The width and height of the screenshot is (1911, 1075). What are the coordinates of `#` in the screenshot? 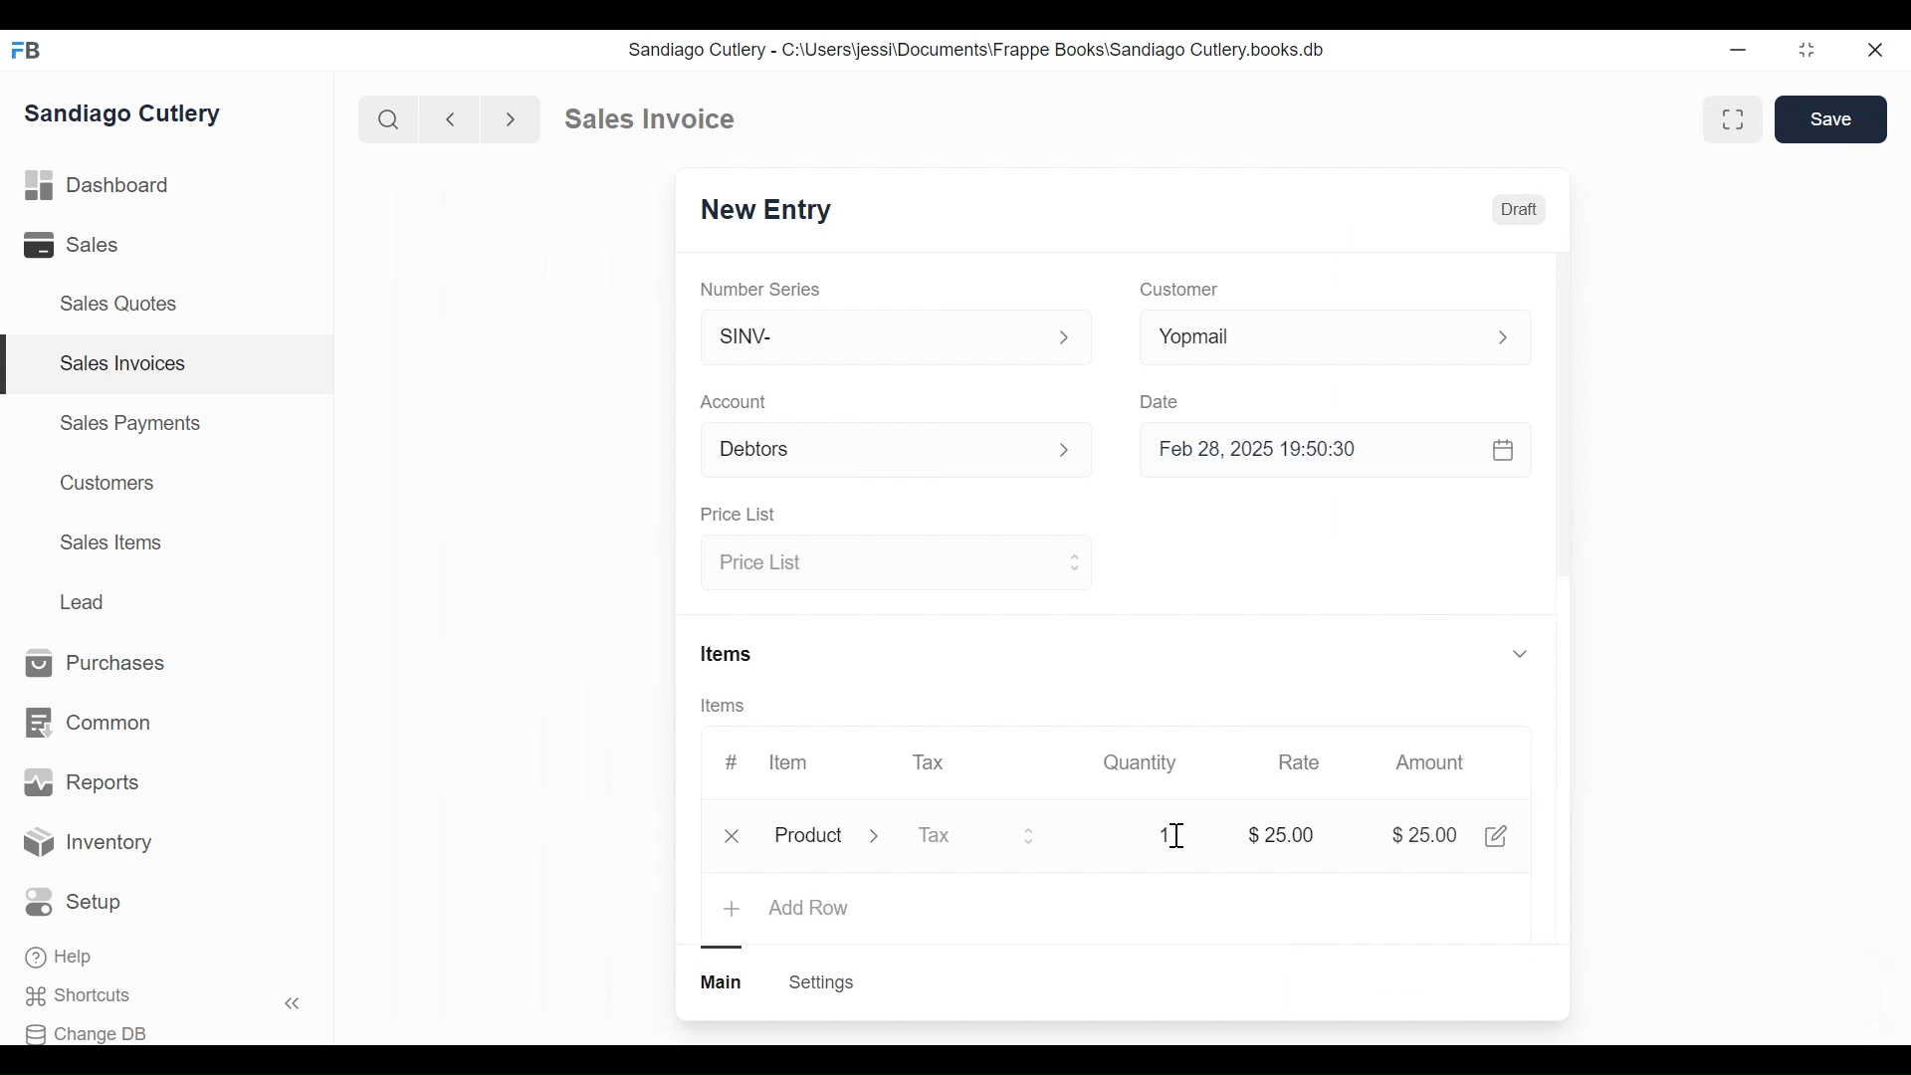 It's located at (732, 759).